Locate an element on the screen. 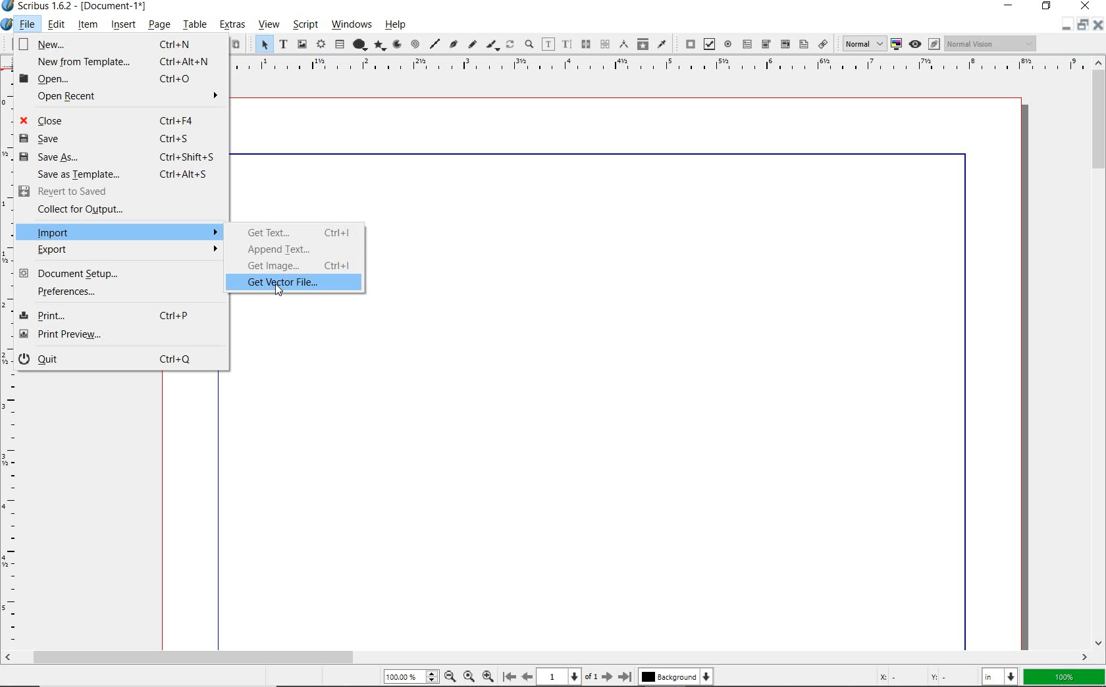 The image size is (1106, 687). unlink text frames is located at coordinates (605, 43).